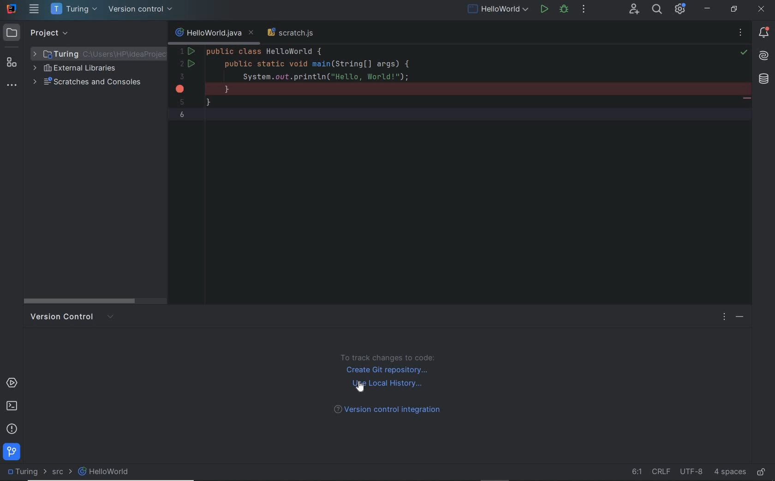 This screenshot has height=481, width=775. I want to click on git, so click(11, 452).